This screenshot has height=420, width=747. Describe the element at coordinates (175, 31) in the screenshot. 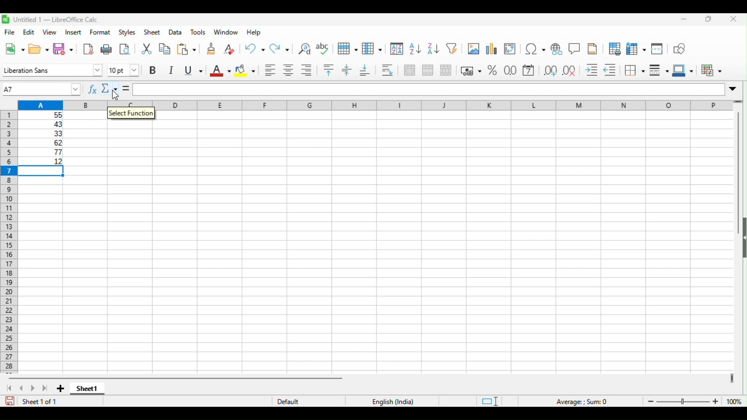

I see `data` at that location.